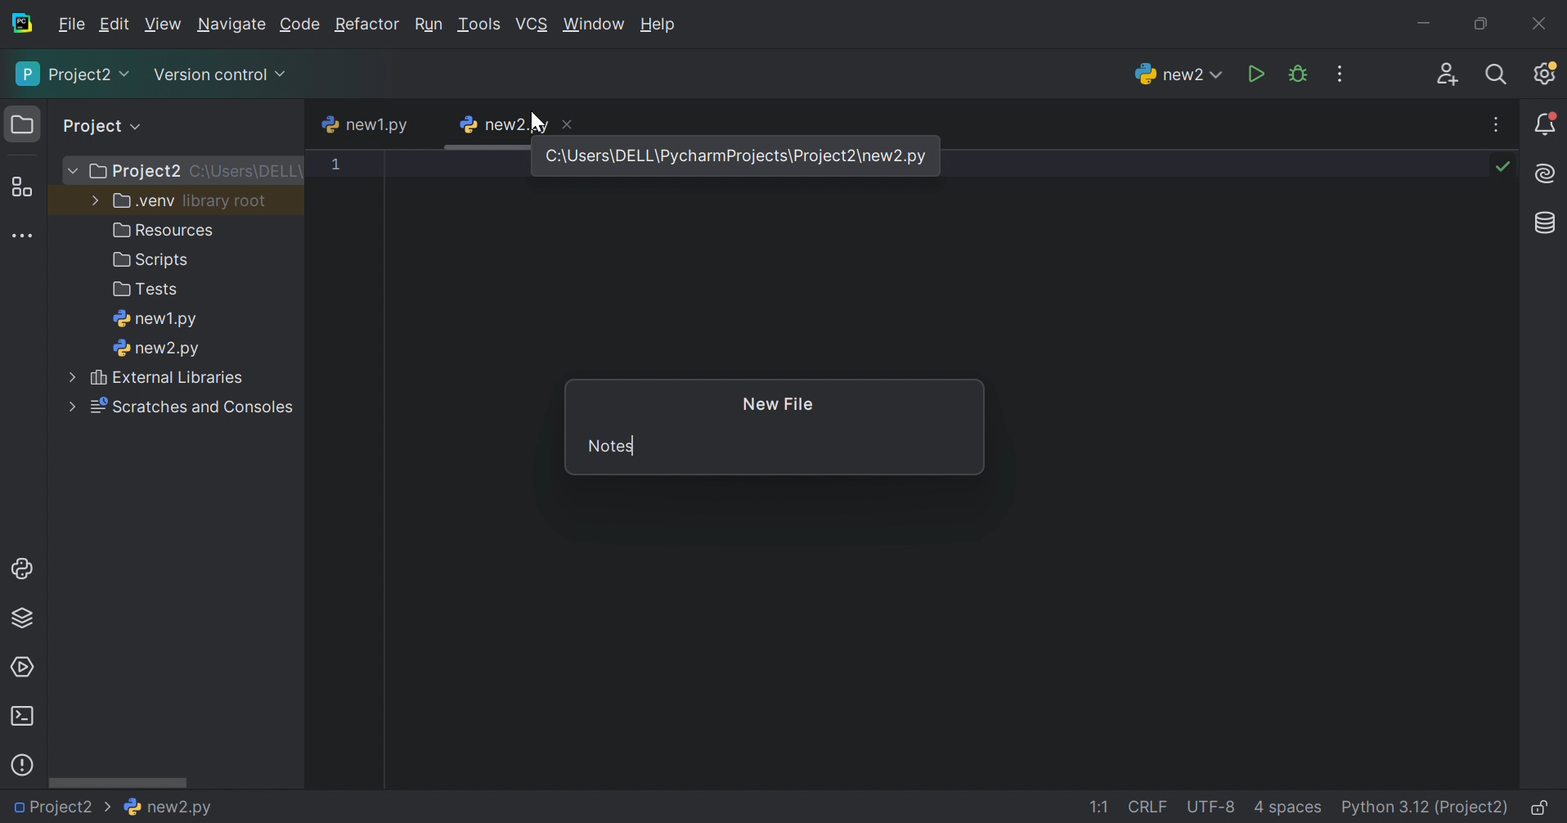  What do you see at coordinates (25, 762) in the screenshot?
I see `Problems` at bounding box center [25, 762].